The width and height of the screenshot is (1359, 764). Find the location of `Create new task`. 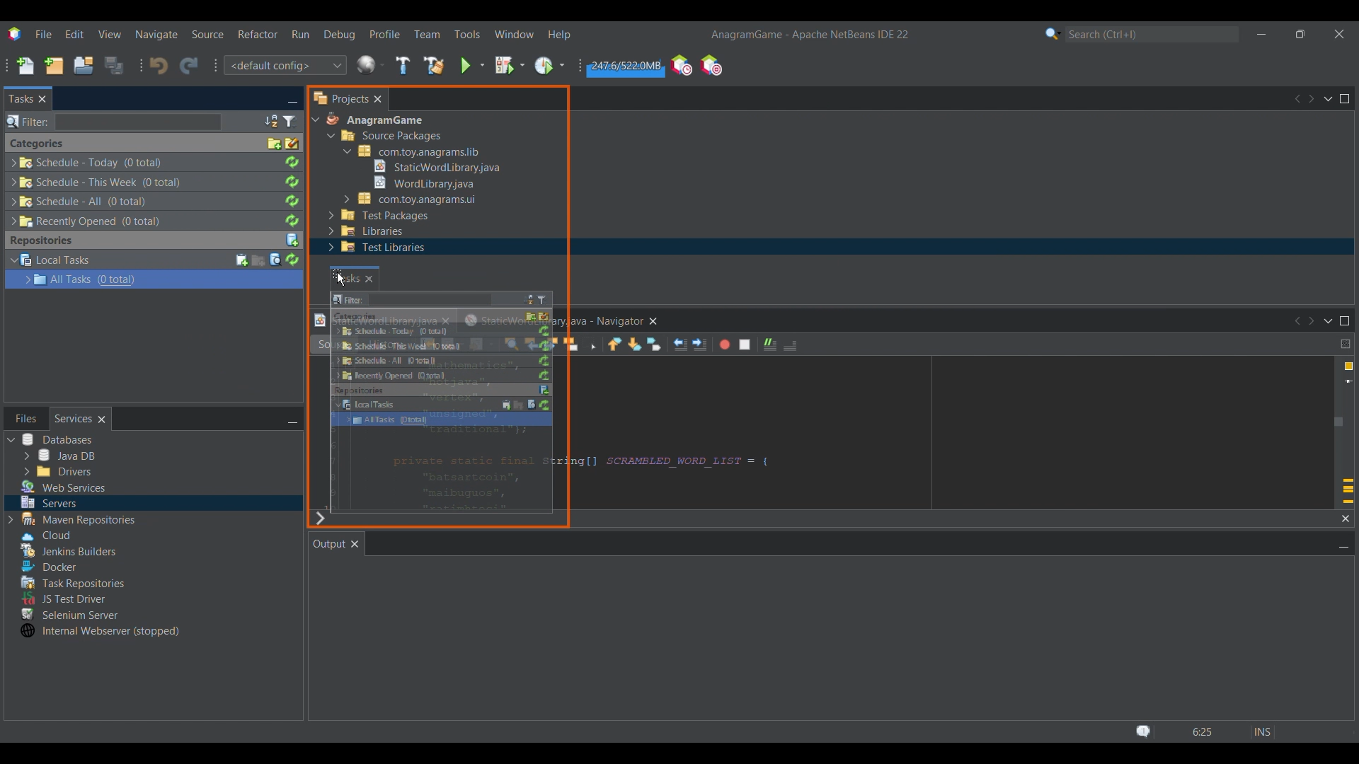

Create new task is located at coordinates (242, 260).